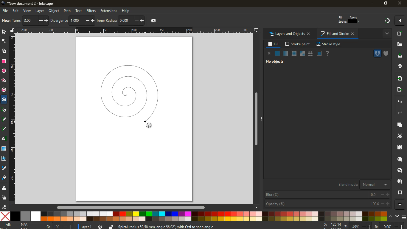 This screenshot has width=407, height=229. I want to click on filters, so click(91, 10).